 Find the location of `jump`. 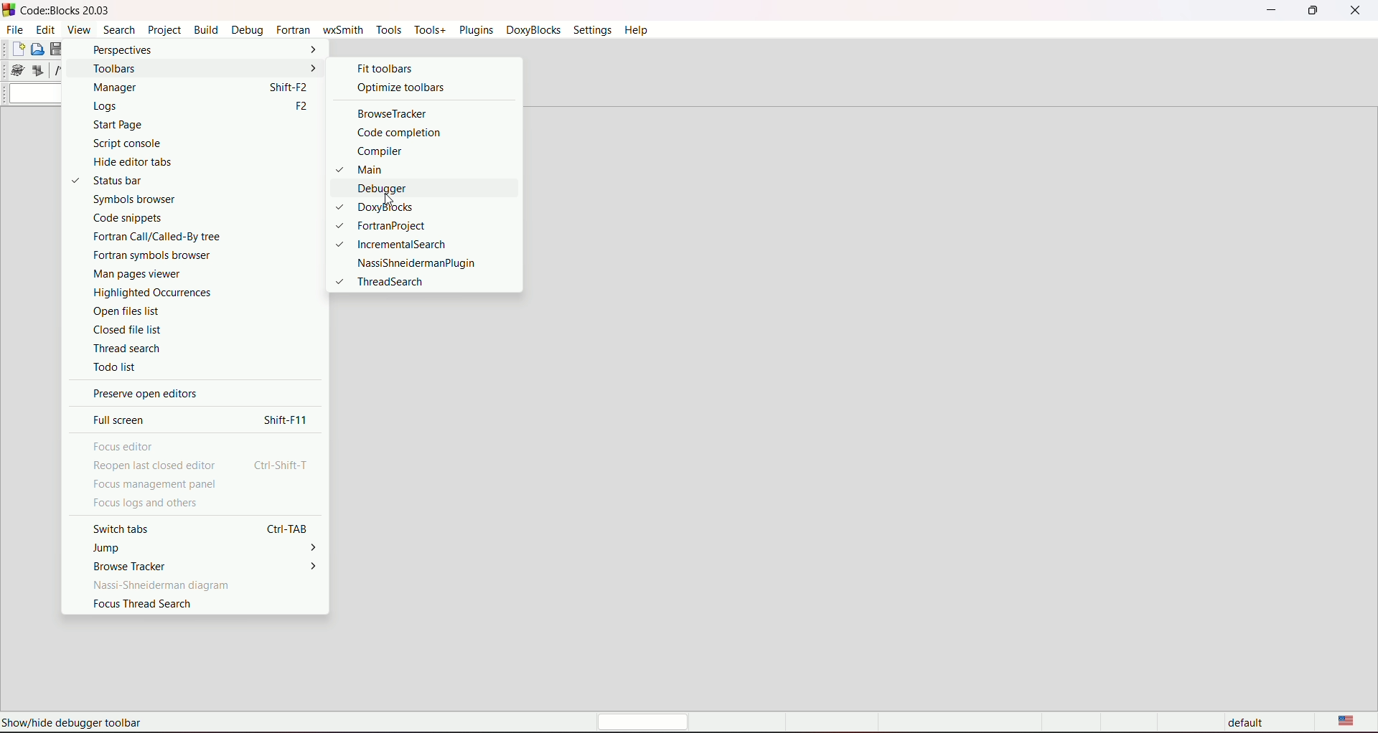

jump is located at coordinates (108, 548).